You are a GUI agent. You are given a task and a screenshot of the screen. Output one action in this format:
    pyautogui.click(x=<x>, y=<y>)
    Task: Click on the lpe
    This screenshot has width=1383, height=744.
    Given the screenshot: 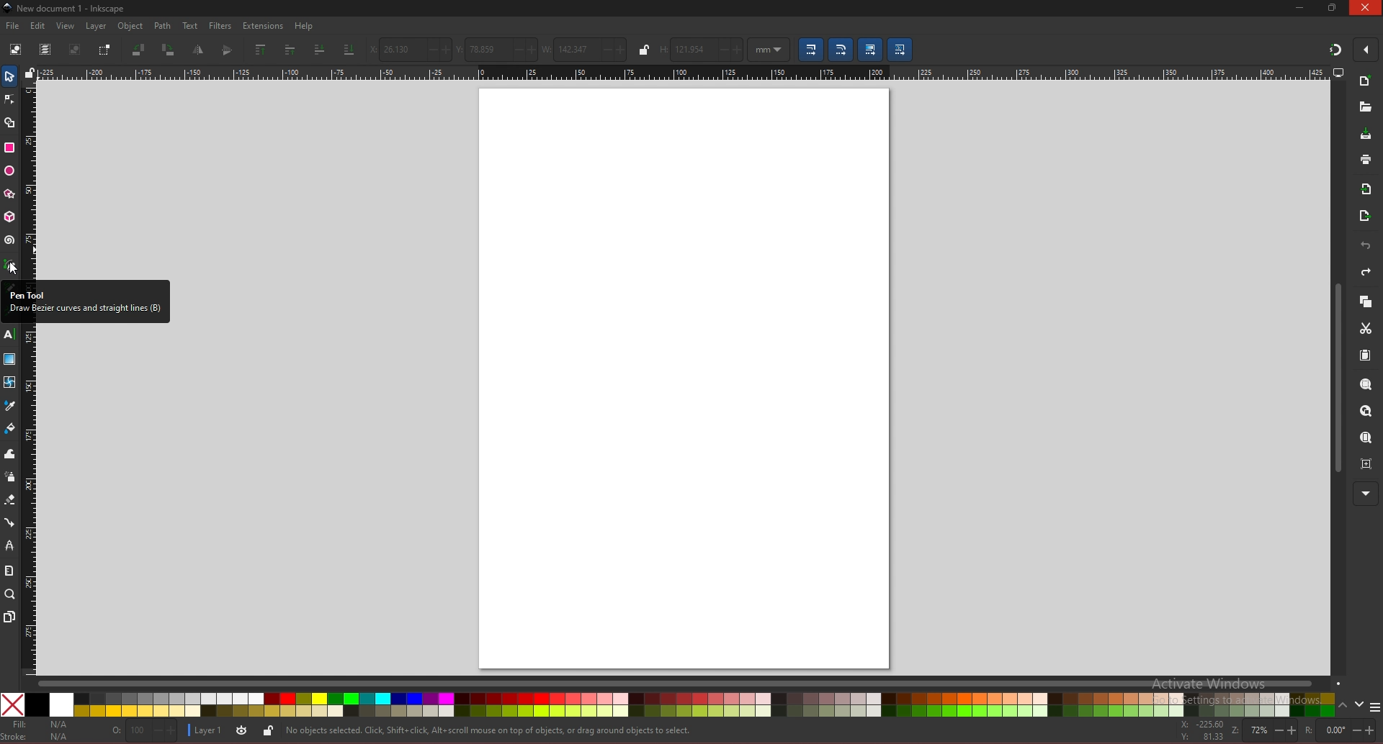 What is the action you would take?
    pyautogui.click(x=10, y=545)
    